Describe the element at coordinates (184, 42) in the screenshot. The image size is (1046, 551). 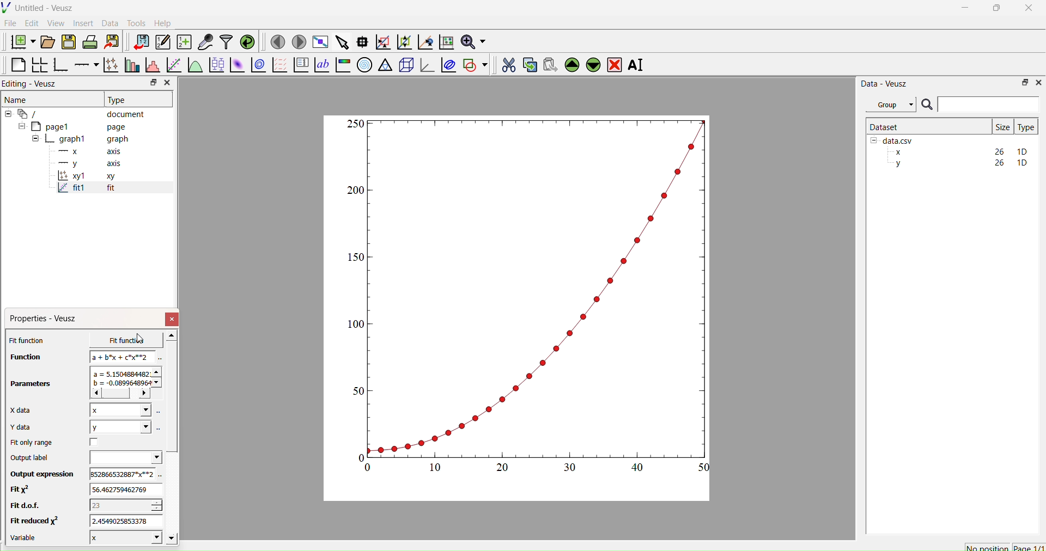
I see `Create a new dataset` at that location.